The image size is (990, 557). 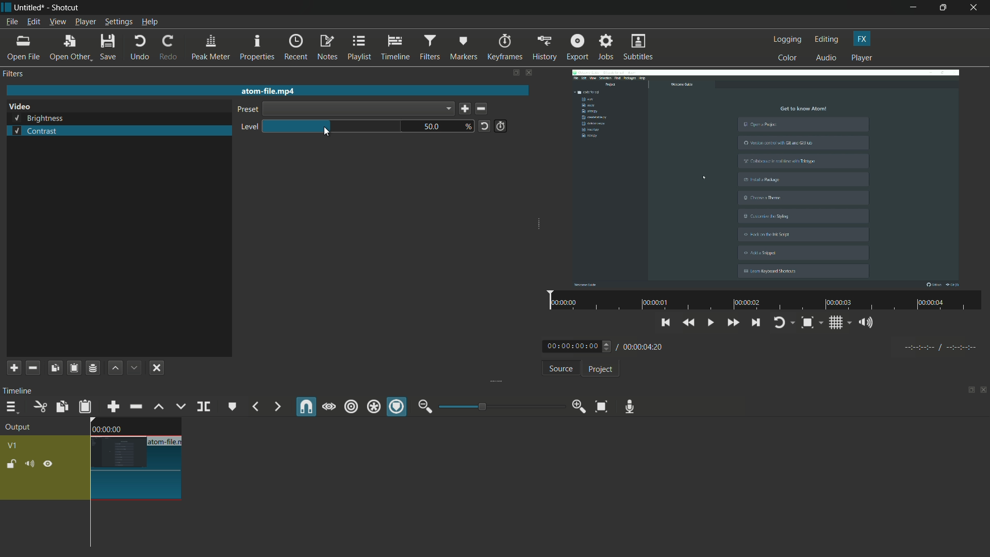 I want to click on video on timeline, so click(x=135, y=458).